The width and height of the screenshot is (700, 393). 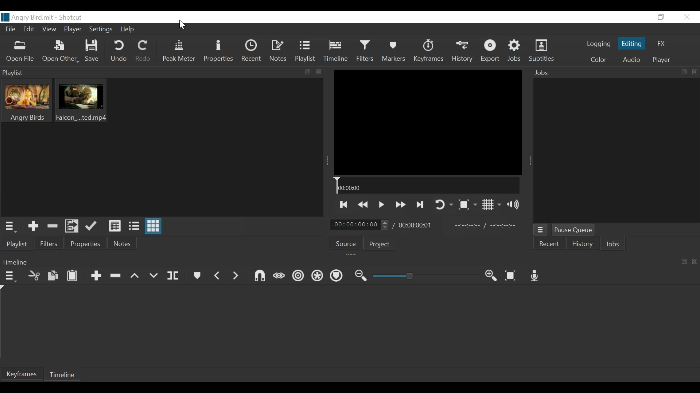 I want to click on Properties, so click(x=86, y=245).